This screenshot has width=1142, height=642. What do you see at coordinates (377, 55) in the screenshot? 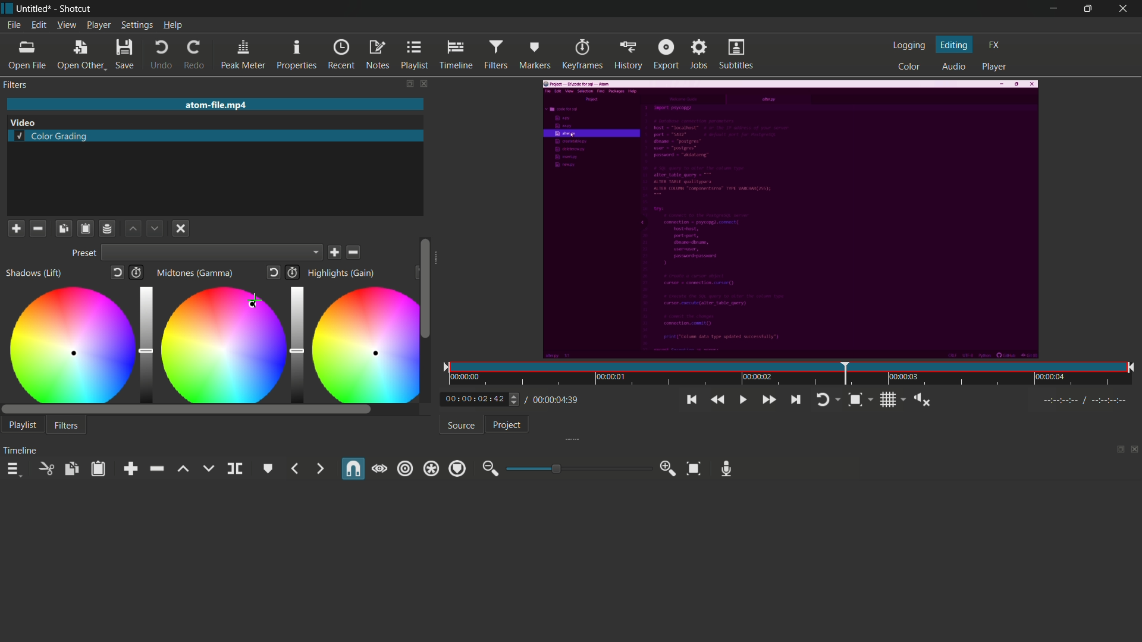
I see `notes` at bounding box center [377, 55].